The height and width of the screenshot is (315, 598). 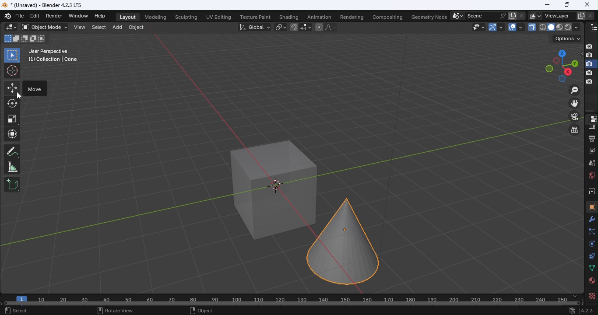 I want to click on Rotate the view, so click(x=549, y=69).